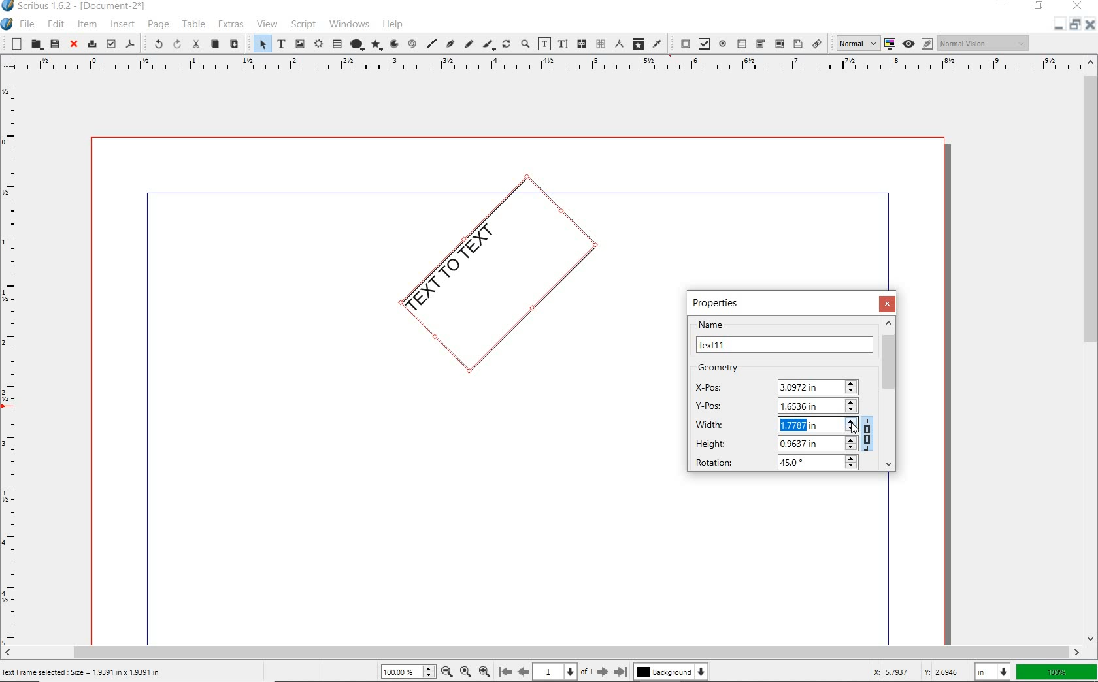 The image size is (1098, 682). Describe the element at coordinates (153, 44) in the screenshot. I see `undo` at that location.